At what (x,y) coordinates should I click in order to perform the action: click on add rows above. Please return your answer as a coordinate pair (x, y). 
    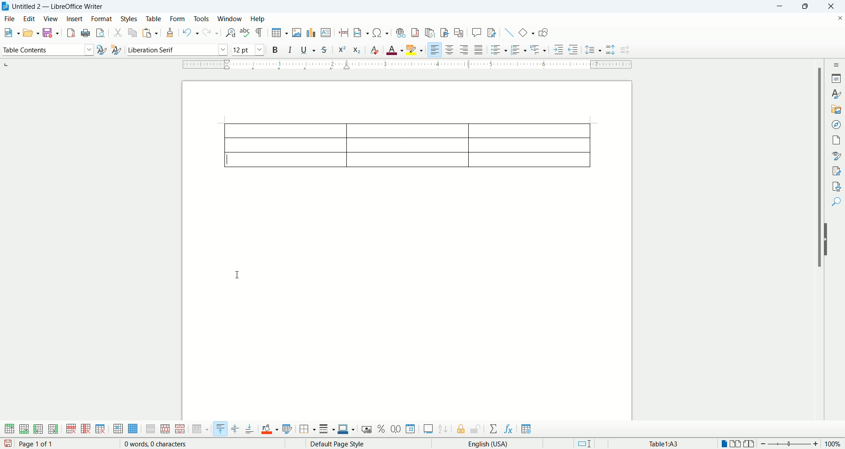
    Looking at the image, I should click on (9, 429).